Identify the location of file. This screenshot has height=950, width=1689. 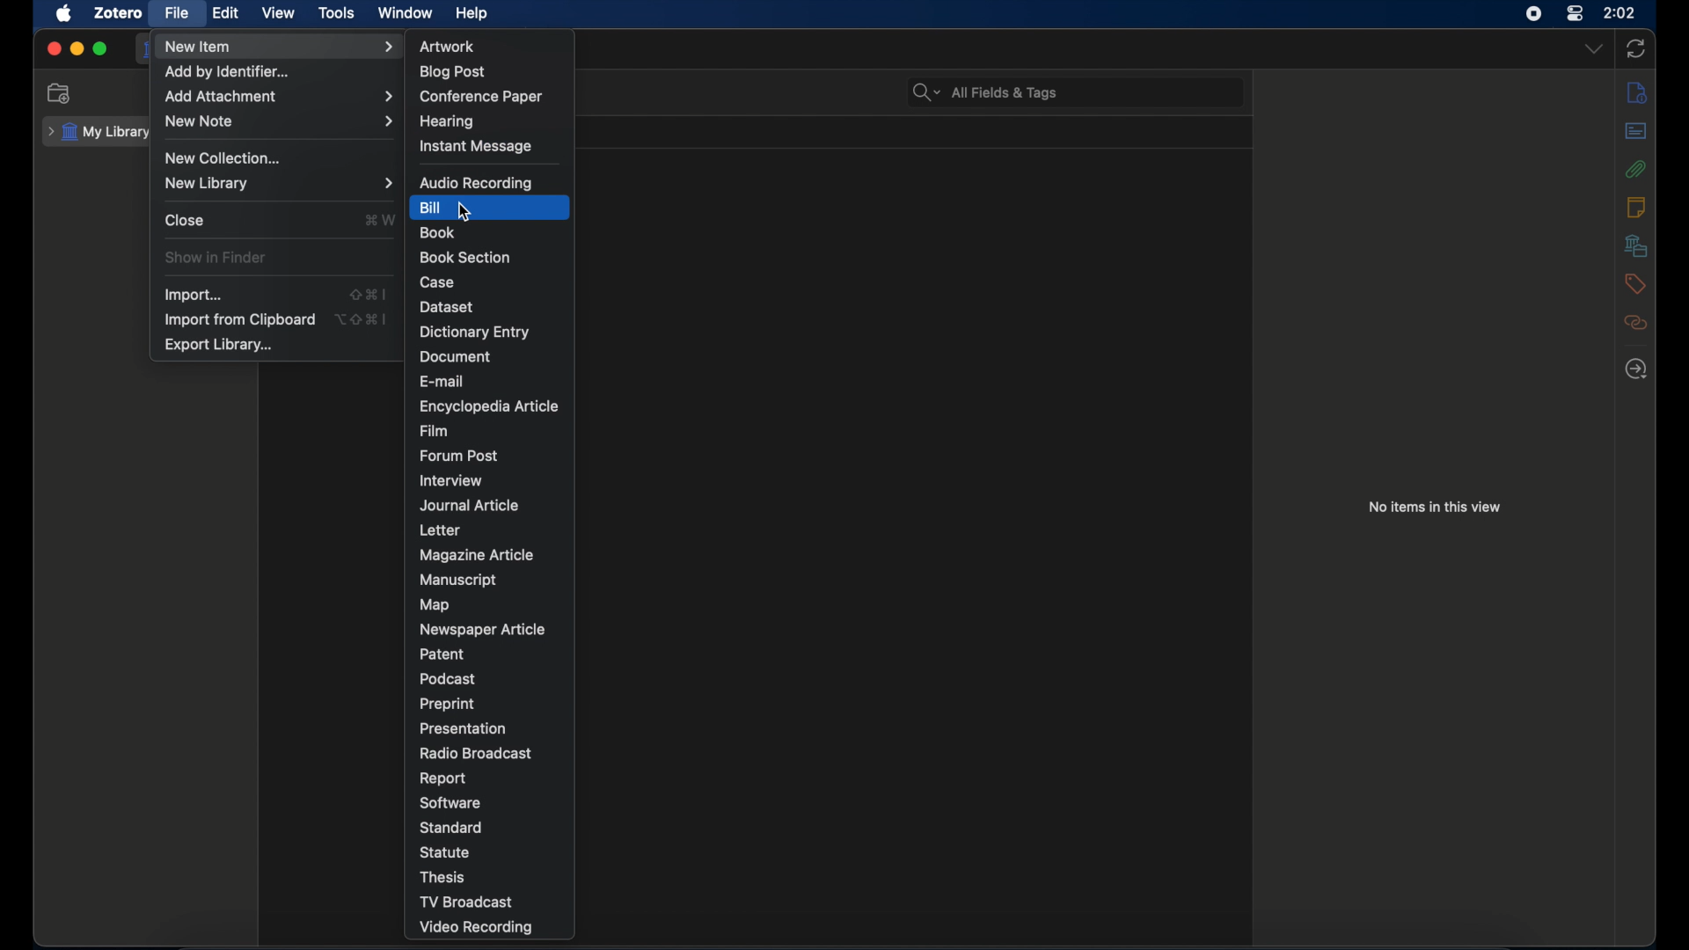
(178, 13).